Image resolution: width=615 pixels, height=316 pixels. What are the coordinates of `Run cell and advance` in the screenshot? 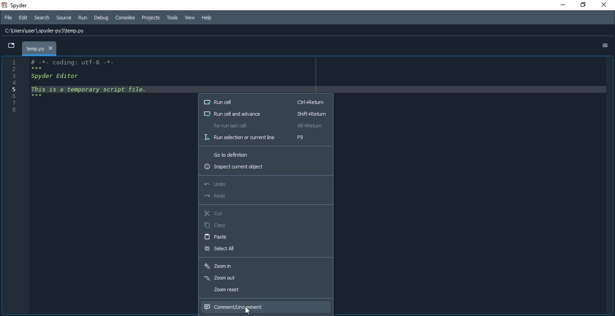 It's located at (265, 114).